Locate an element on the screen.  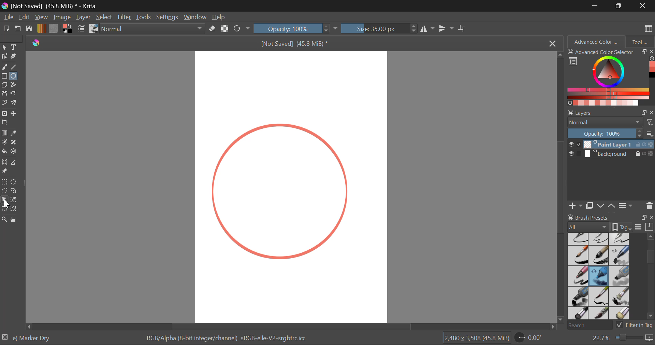
Window is located at coordinates (197, 17).